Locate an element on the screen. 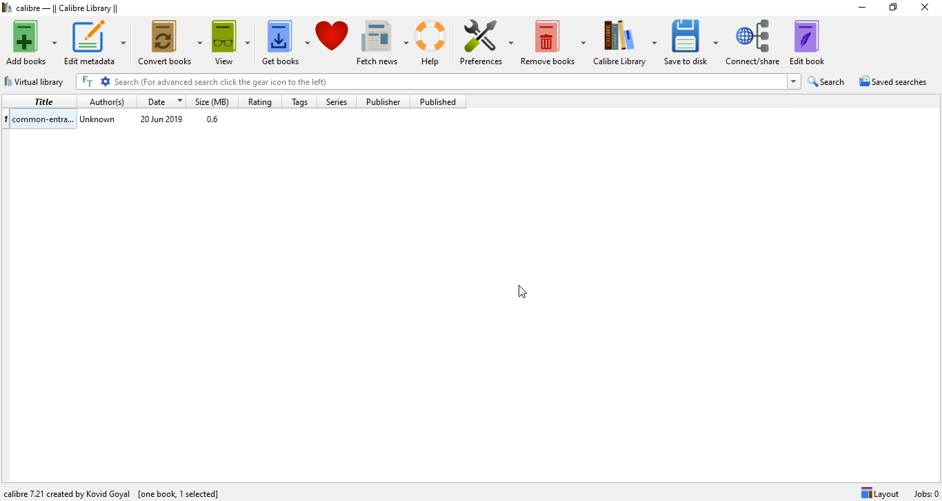  Edit book is located at coordinates (814, 42).